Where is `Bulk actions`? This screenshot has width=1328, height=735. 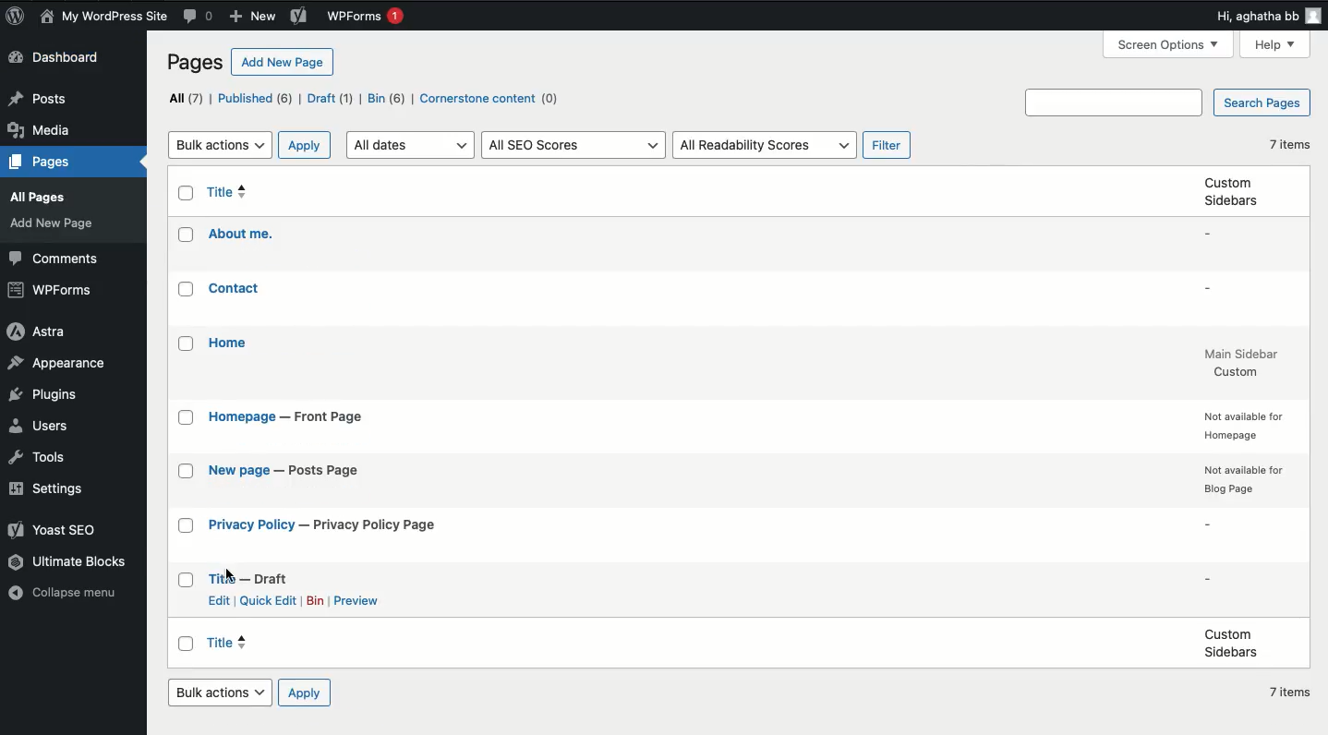 Bulk actions is located at coordinates (219, 693).